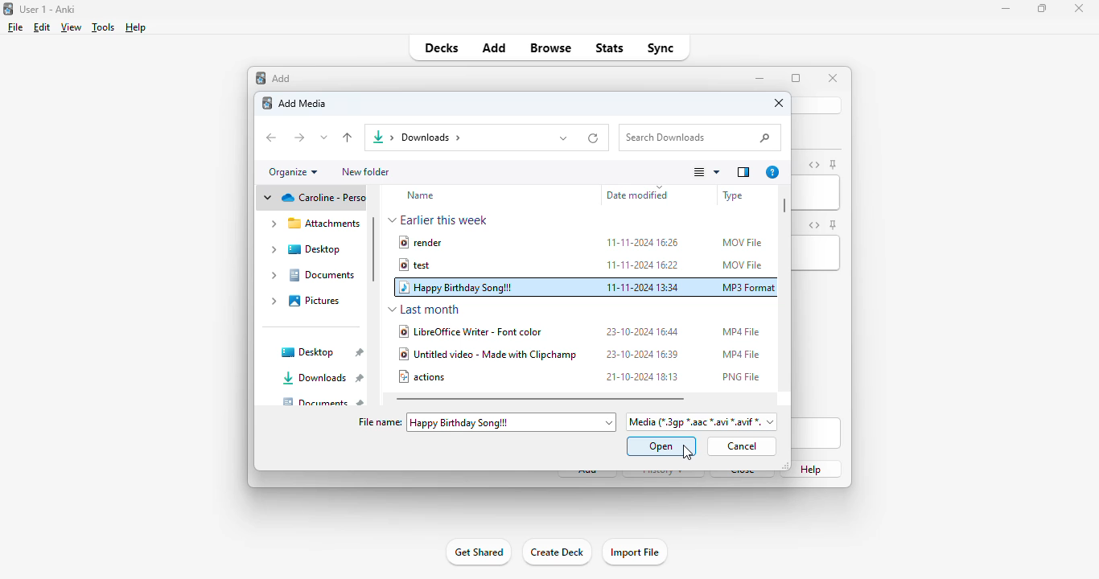 The height and width of the screenshot is (579, 1099). I want to click on refresh "downloads", so click(593, 138).